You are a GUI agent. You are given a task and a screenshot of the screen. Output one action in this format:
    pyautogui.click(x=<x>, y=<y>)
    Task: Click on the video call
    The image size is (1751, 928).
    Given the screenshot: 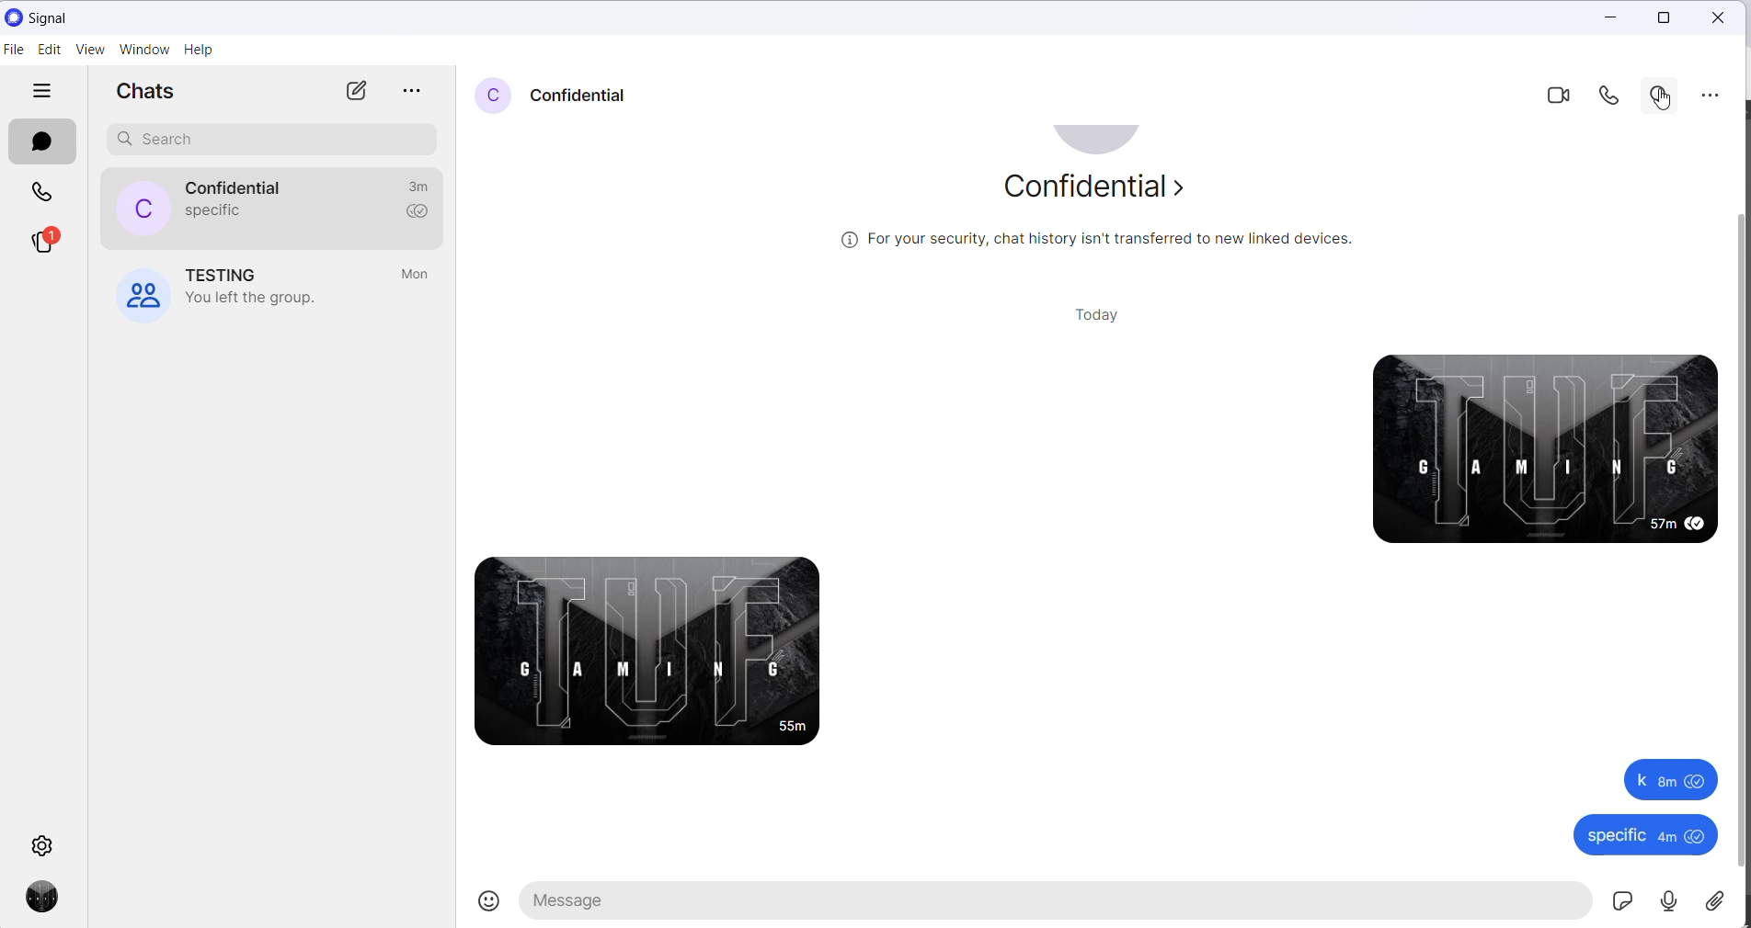 What is the action you would take?
    pyautogui.click(x=1559, y=96)
    